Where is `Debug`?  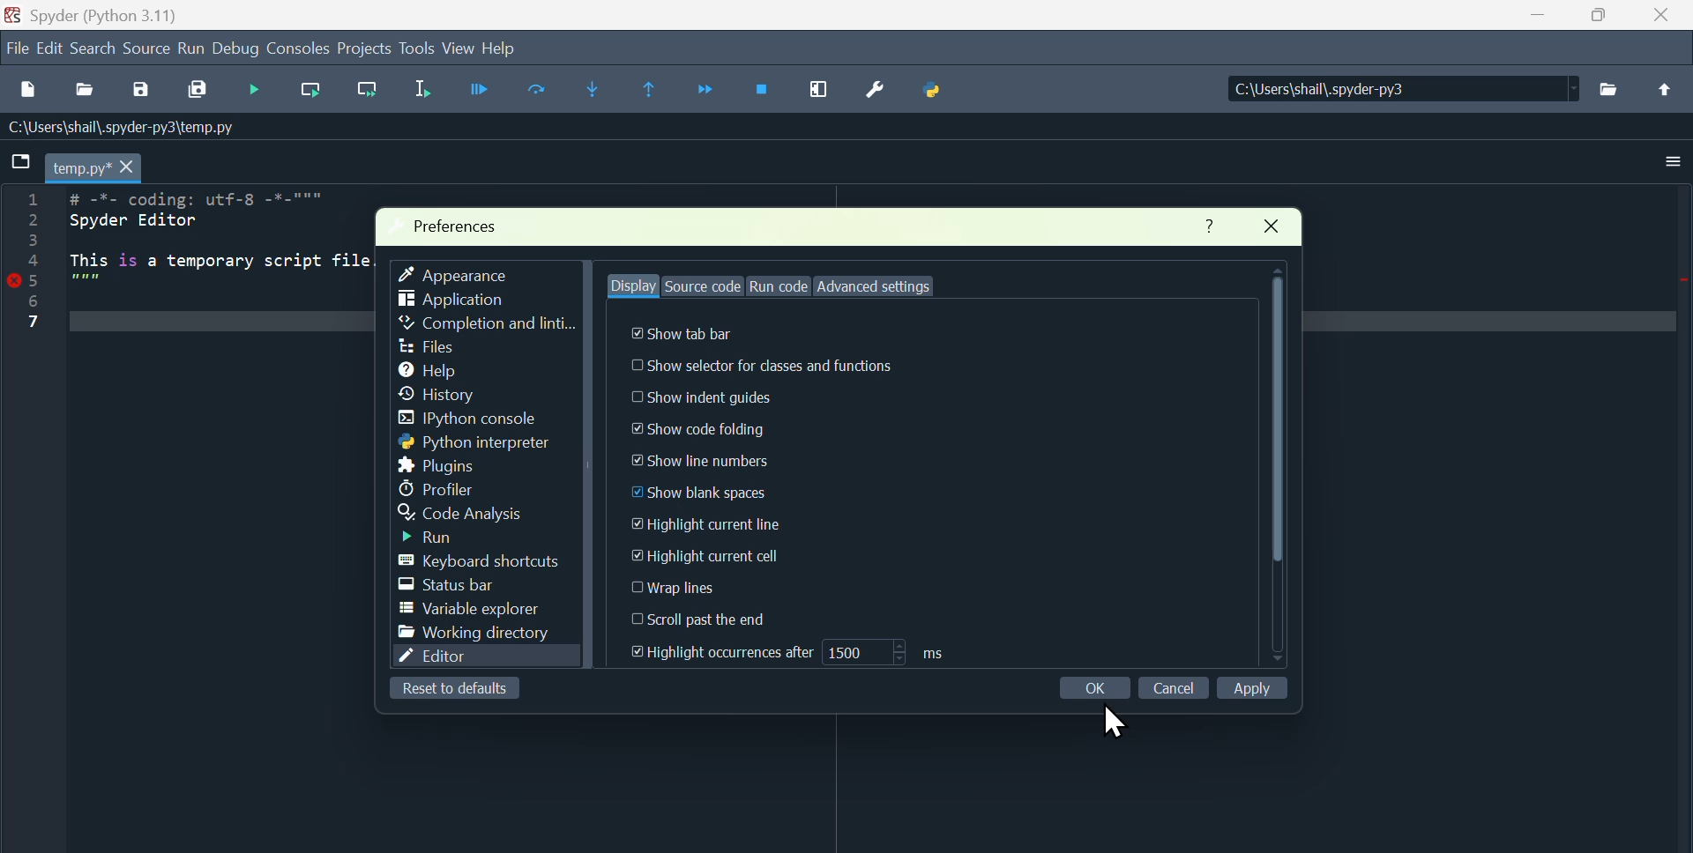 Debug is located at coordinates (236, 48).